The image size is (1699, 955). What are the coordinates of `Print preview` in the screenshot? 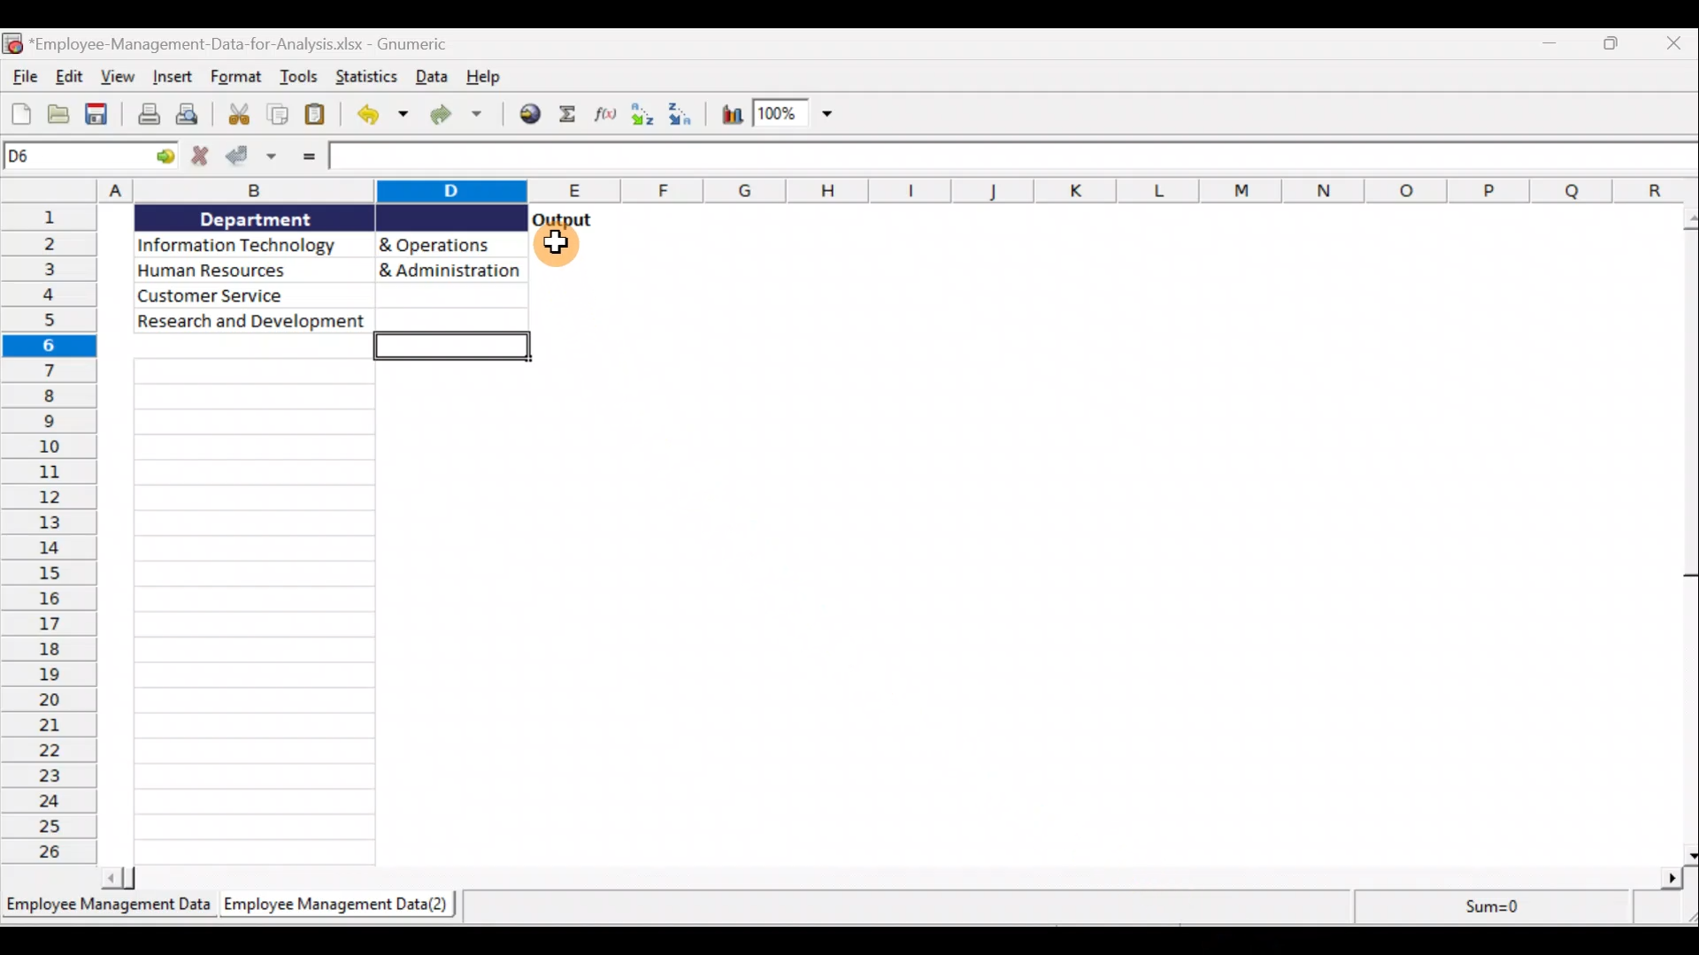 It's located at (196, 115).